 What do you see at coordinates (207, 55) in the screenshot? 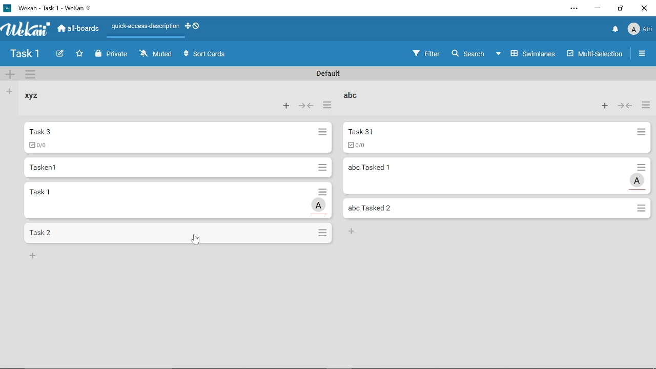
I see `Sort Cards` at bounding box center [207, 55].